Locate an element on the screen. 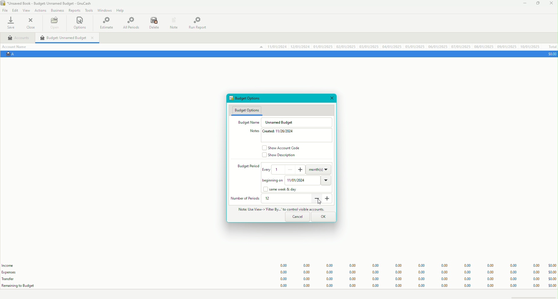 This screenshot has width=558, height=299. Notes is located at coordinates (173, 22).